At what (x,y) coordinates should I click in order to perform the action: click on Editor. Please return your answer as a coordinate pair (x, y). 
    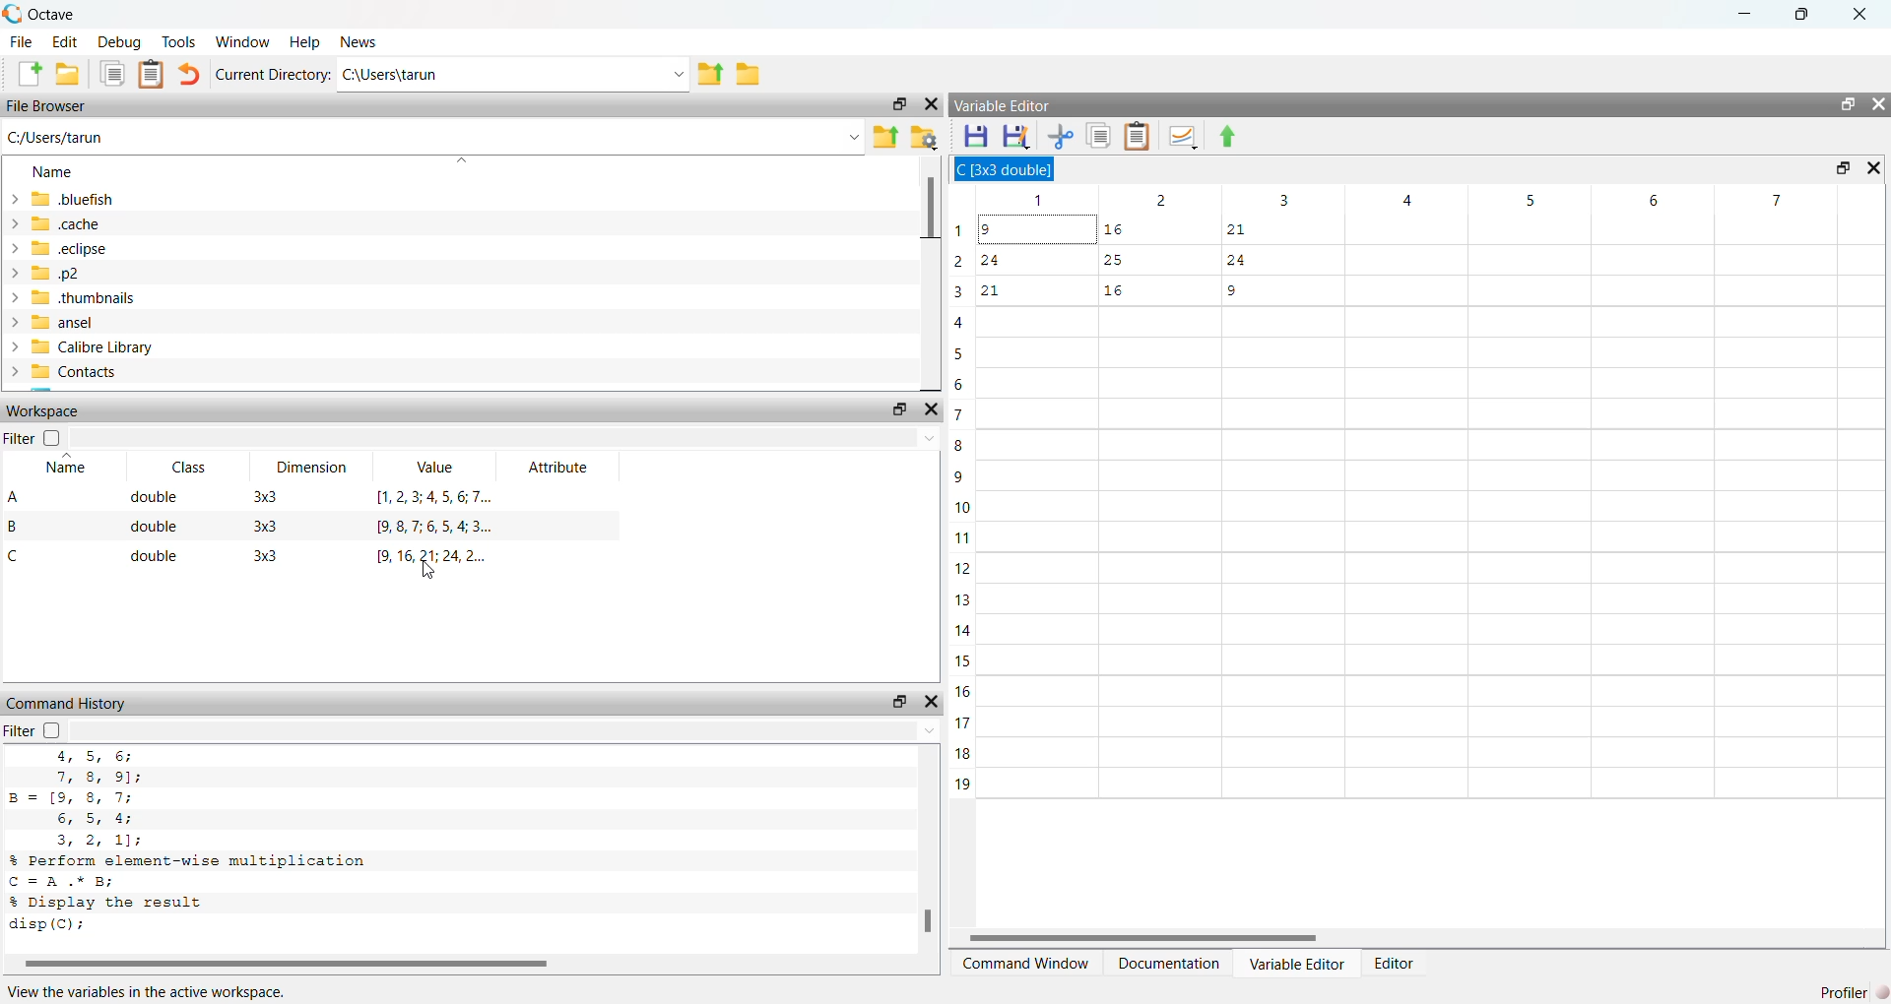
    Looking at the image, I should click on (1395, 966).